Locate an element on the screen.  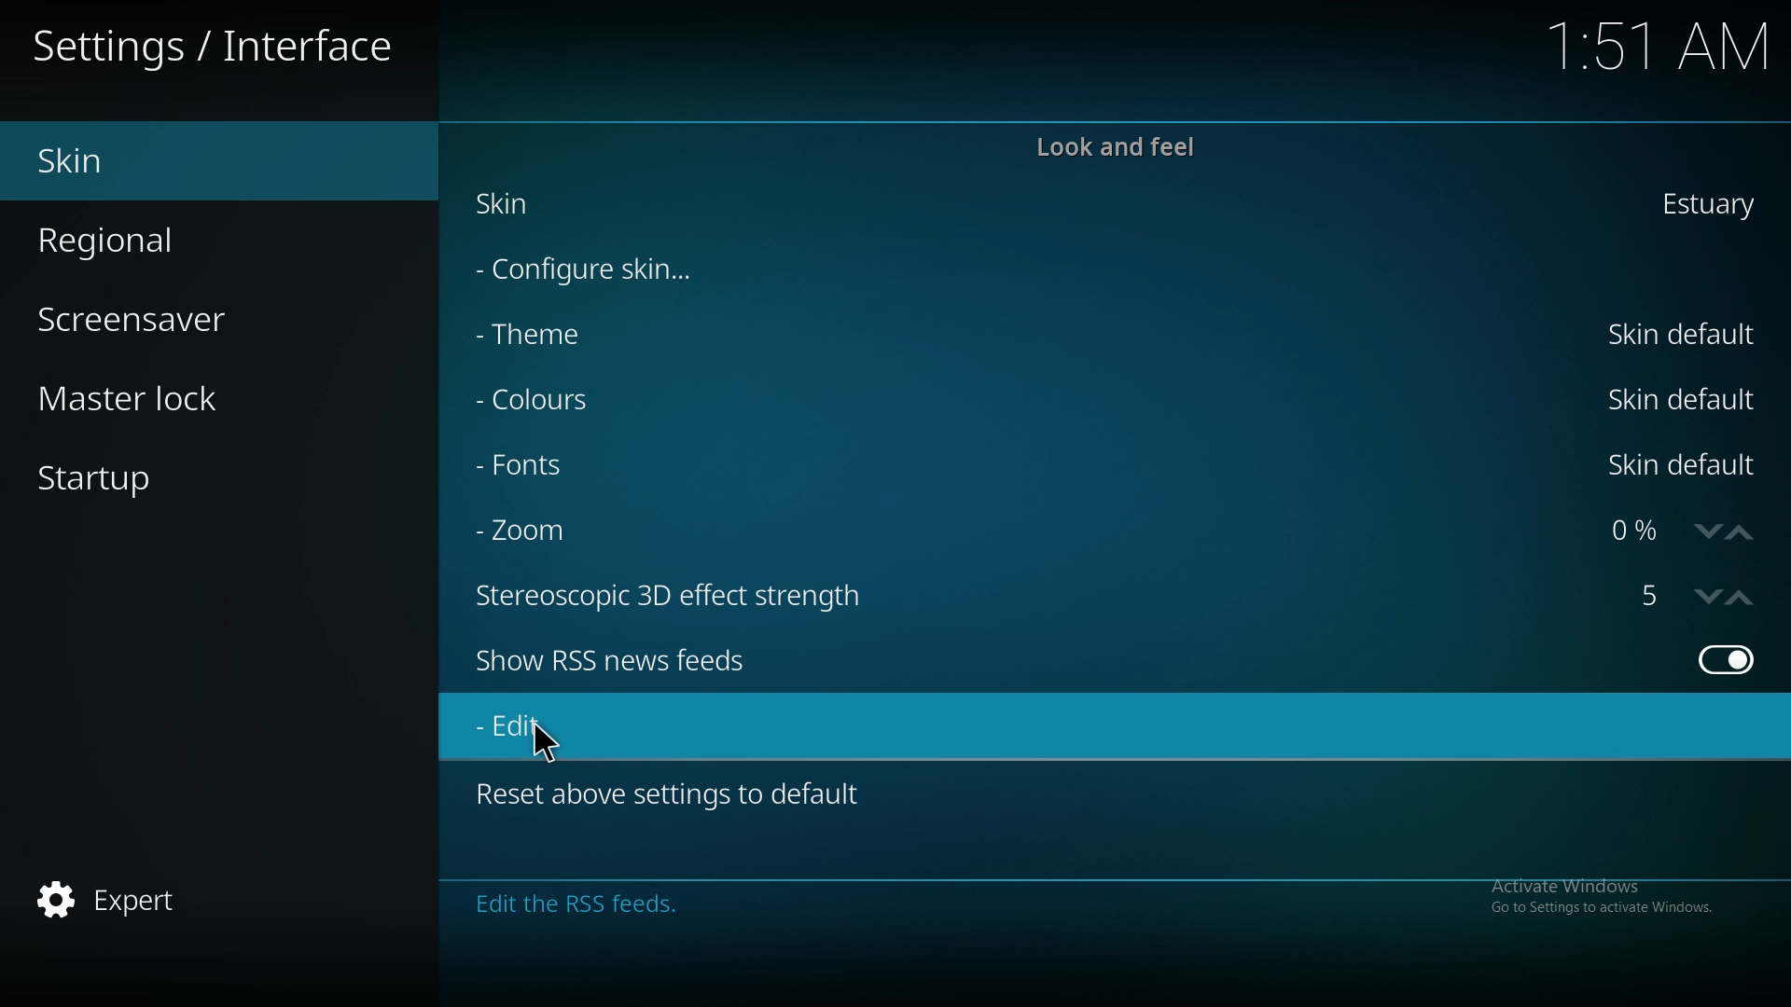
configure skin is located at coordinates (599, 267).